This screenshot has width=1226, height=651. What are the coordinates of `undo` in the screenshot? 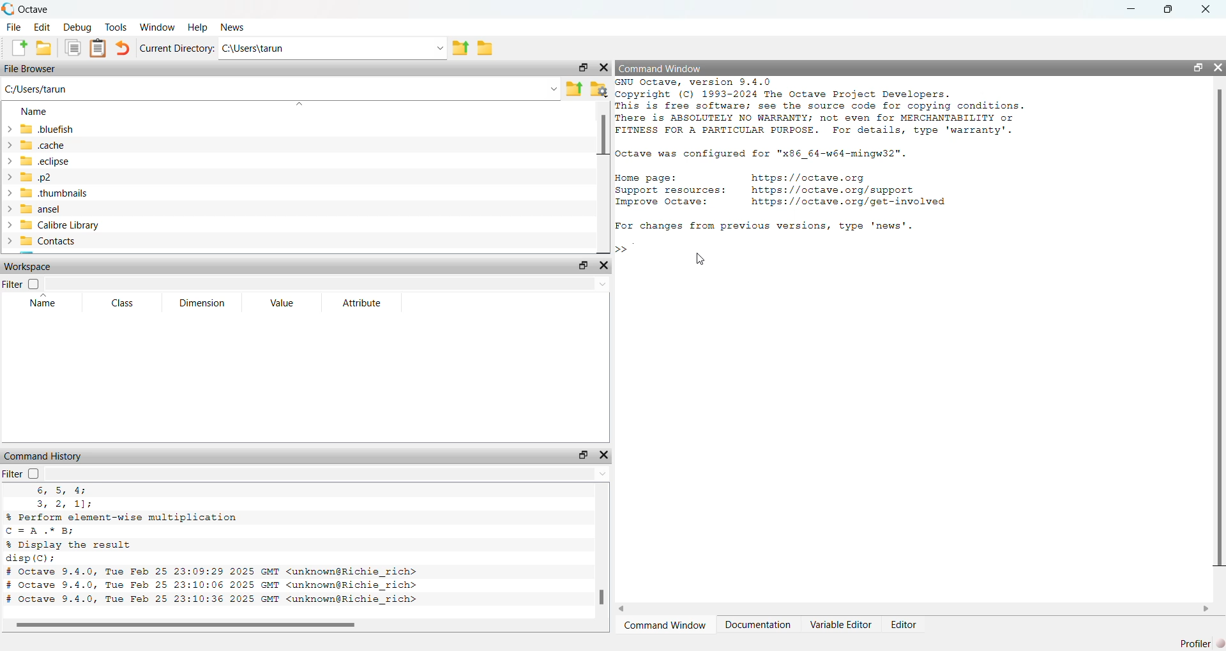 It's located at (123, 49).